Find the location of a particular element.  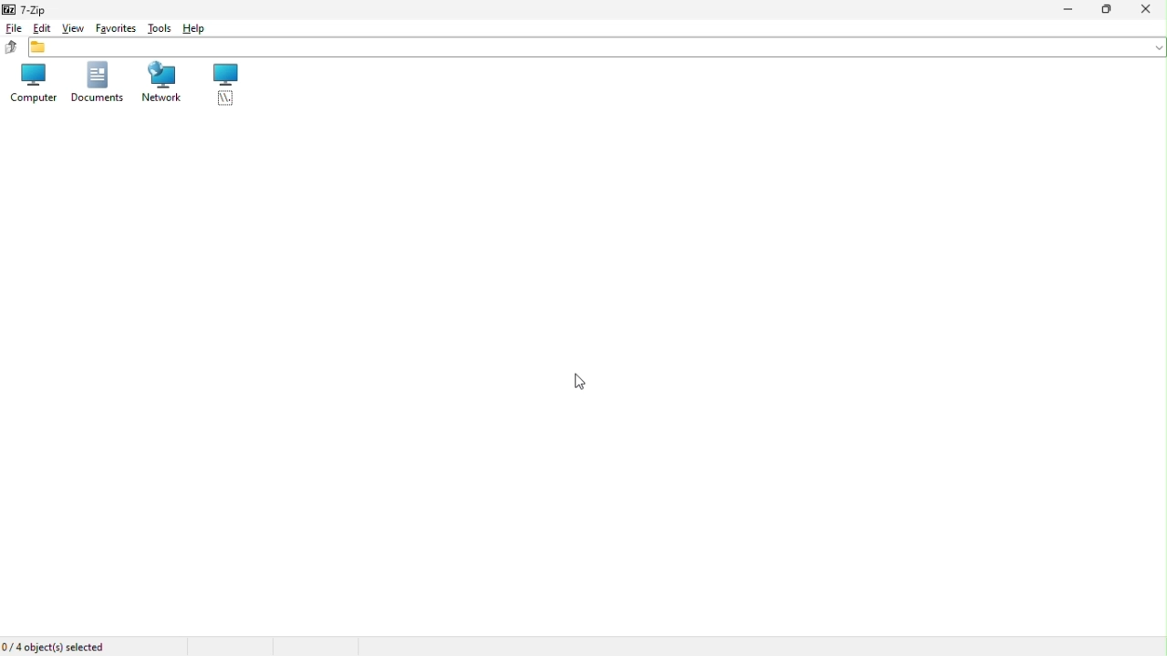

Document is located at coordinates (98, 85).